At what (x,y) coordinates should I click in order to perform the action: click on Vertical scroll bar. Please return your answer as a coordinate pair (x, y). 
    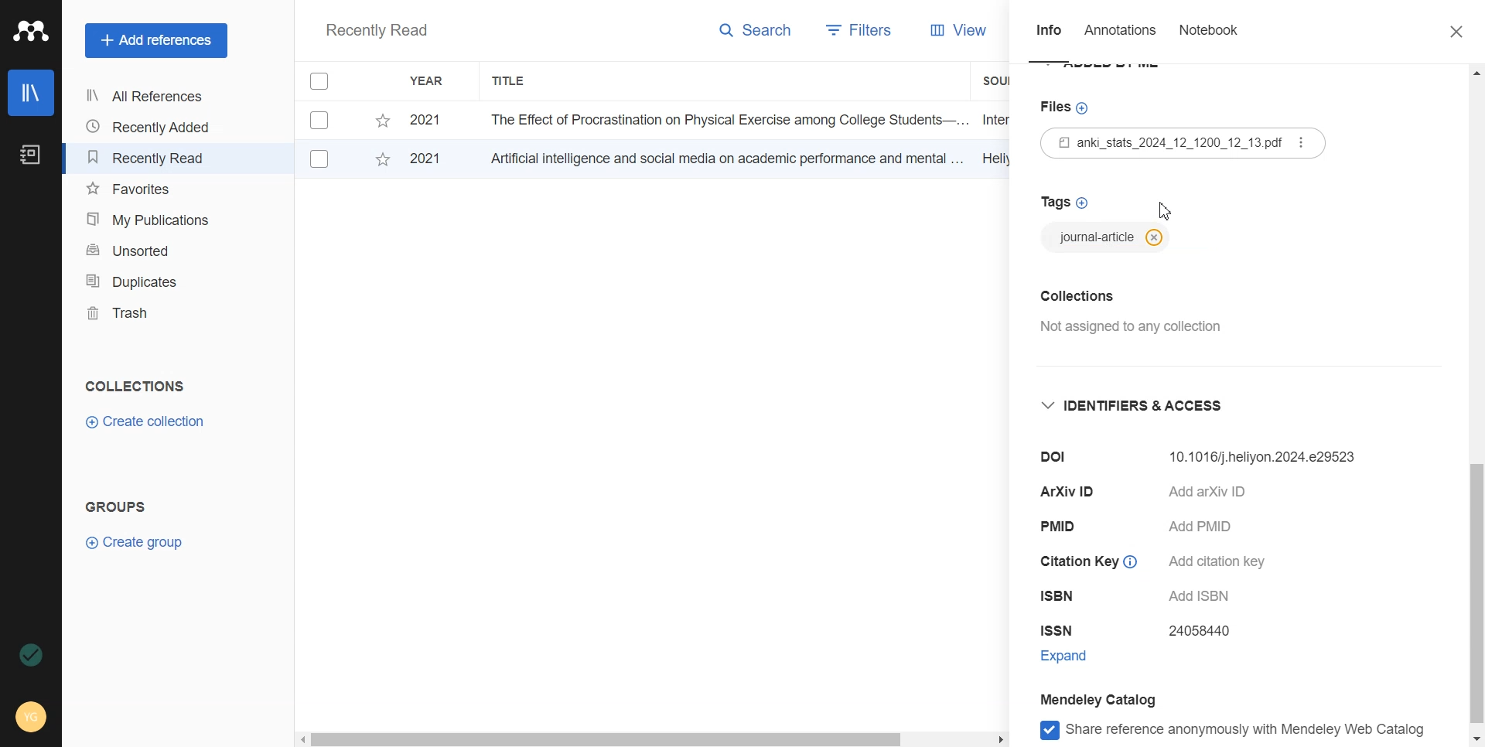
    Looking at the image, I should click on (1476, 406).